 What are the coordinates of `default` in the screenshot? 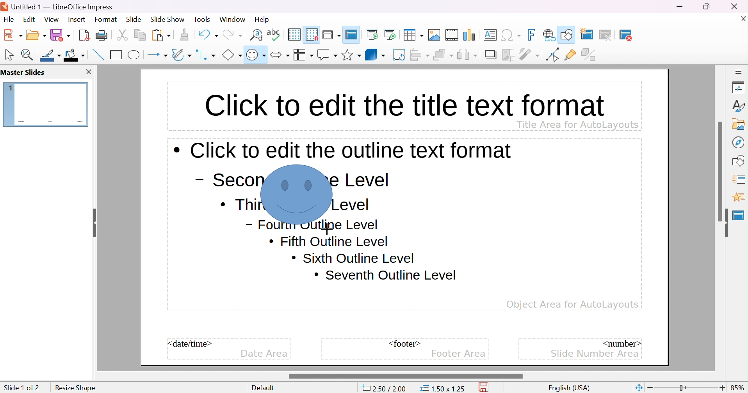 It's located at (265, 388).